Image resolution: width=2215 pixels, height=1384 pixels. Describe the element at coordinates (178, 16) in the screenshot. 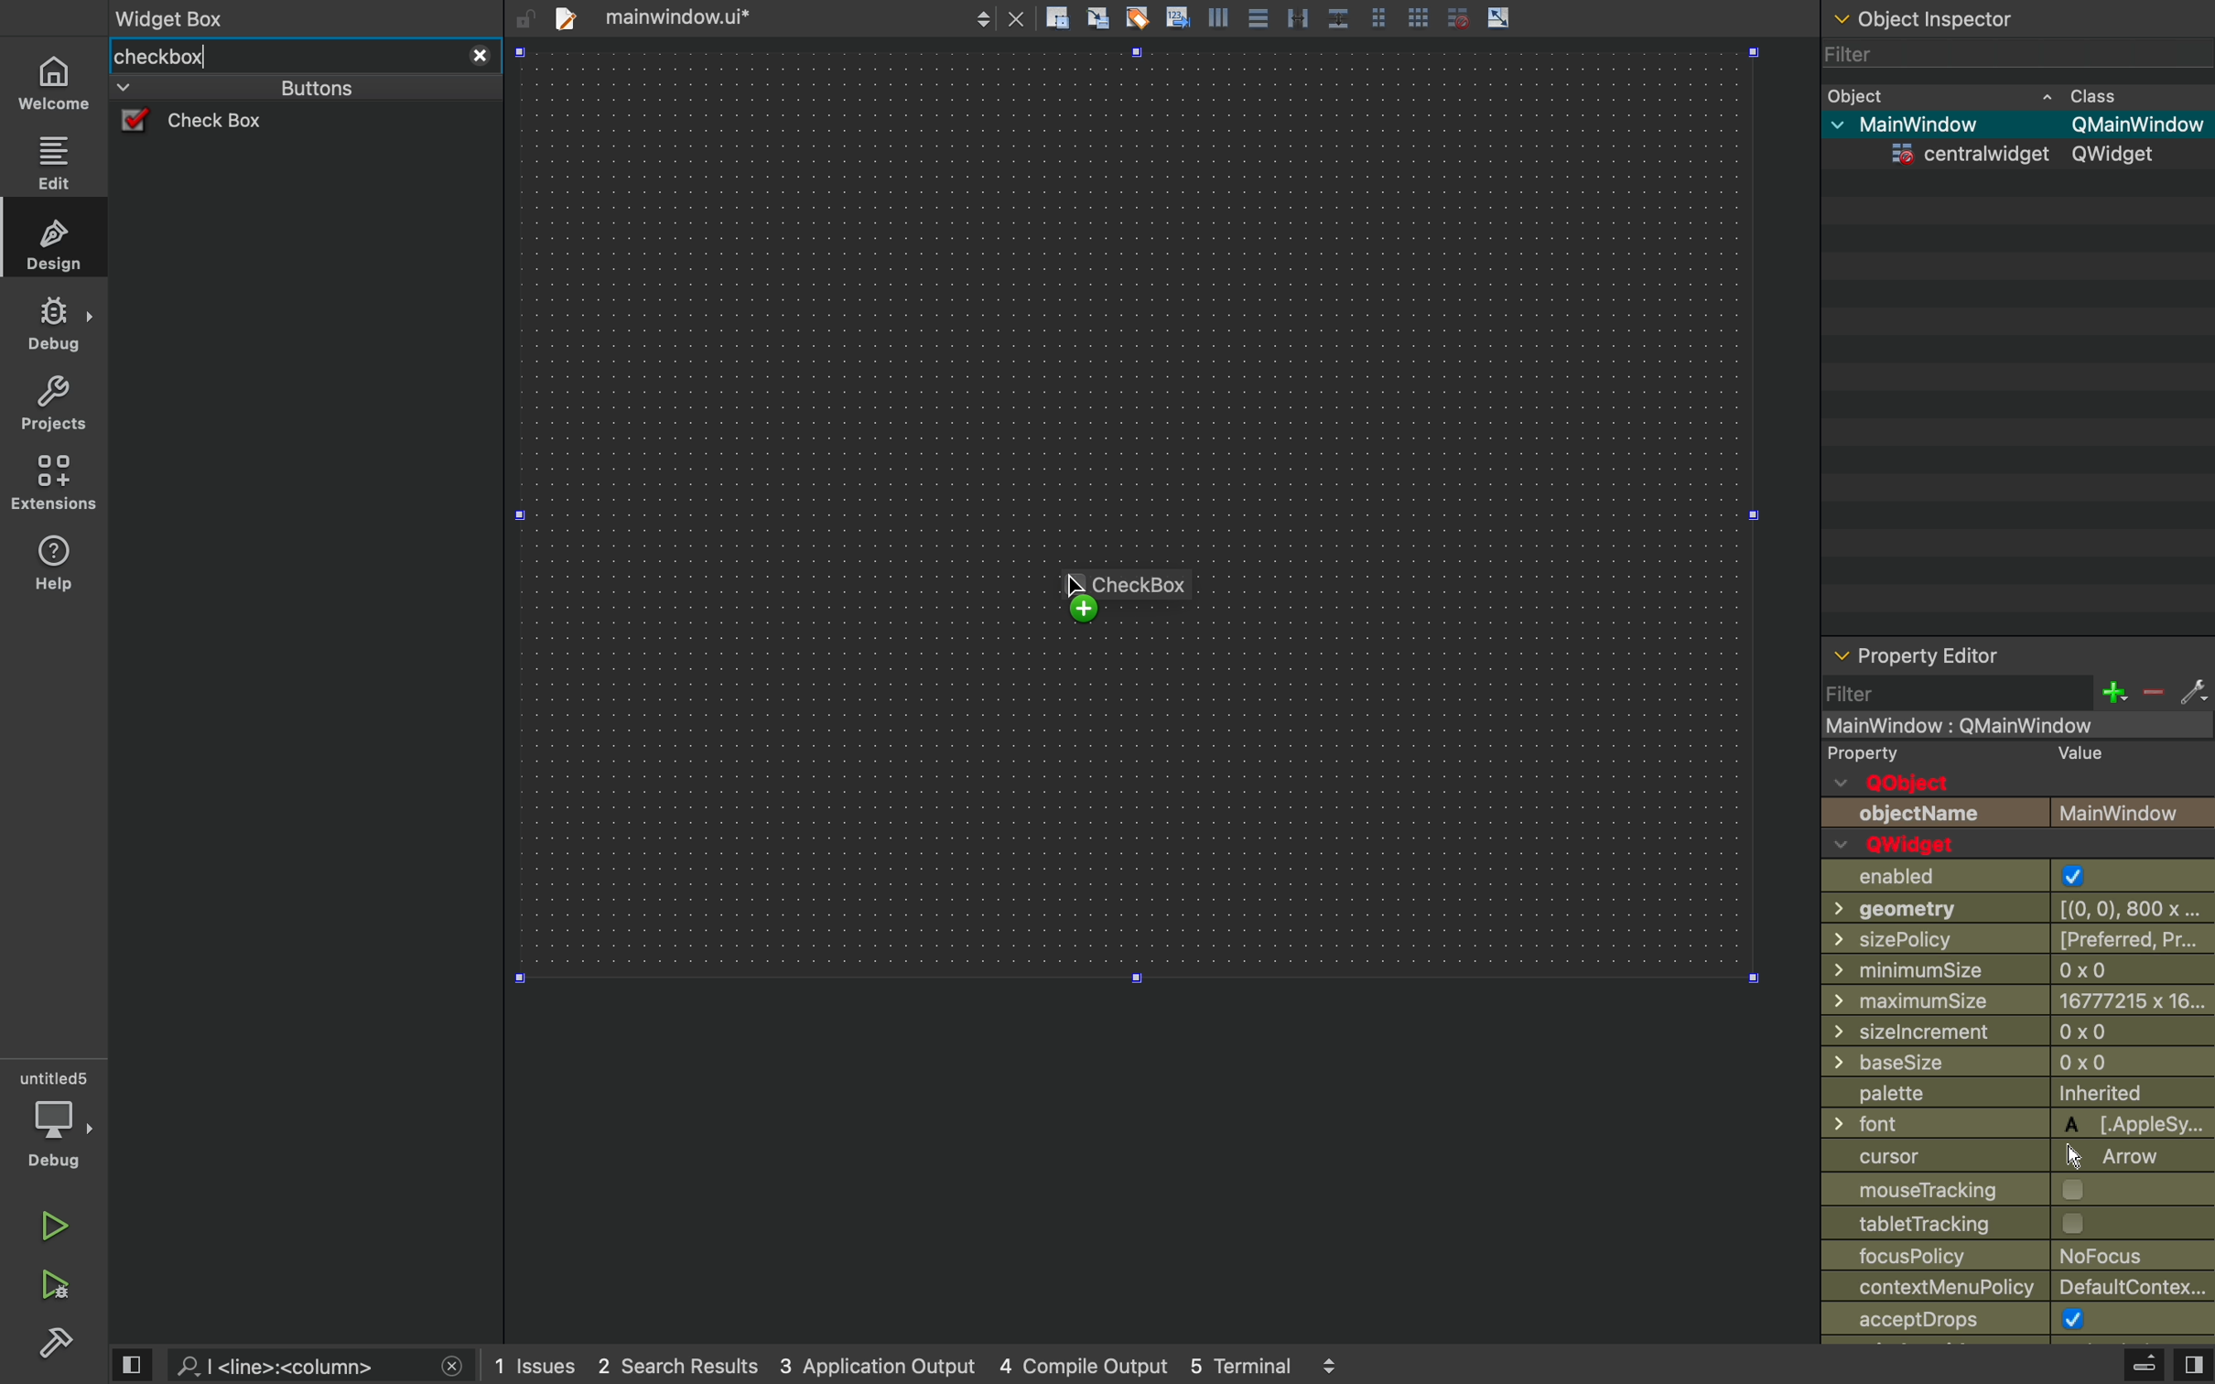

I see `Widget Box` at that location.